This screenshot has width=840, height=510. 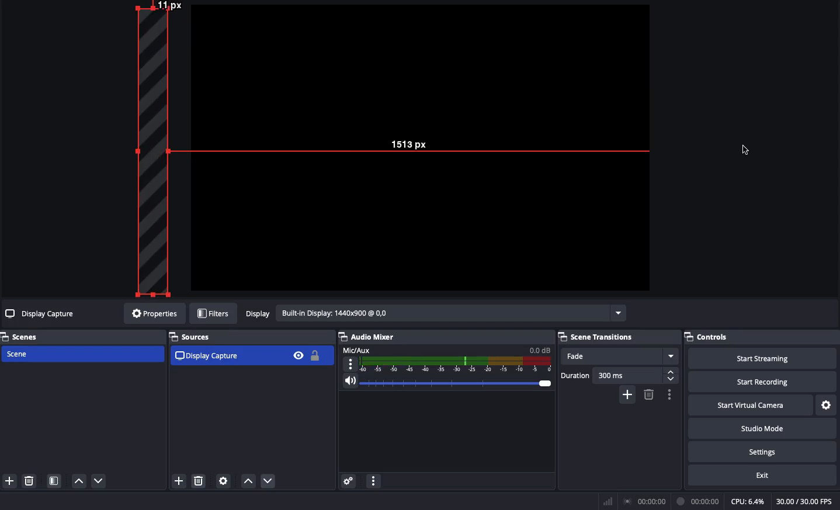 I want to click on Add, so click(x=9, y=481).